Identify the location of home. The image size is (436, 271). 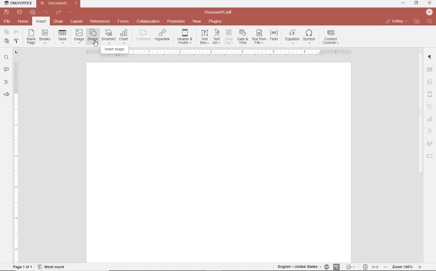
(23, 21).